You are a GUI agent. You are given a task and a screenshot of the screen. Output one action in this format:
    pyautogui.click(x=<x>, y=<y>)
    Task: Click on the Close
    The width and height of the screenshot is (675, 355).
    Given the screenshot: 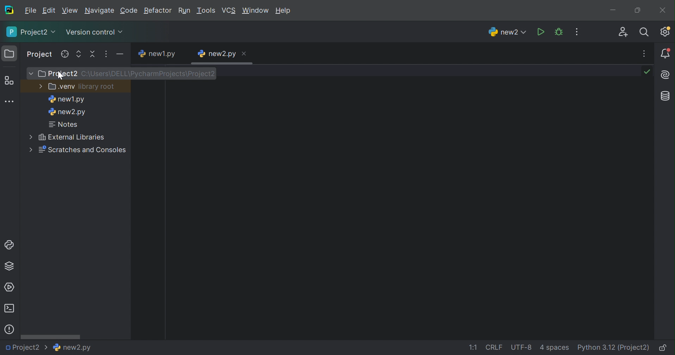 What is the action you would take?
    pyautogui.click(x=663, y=10)
    